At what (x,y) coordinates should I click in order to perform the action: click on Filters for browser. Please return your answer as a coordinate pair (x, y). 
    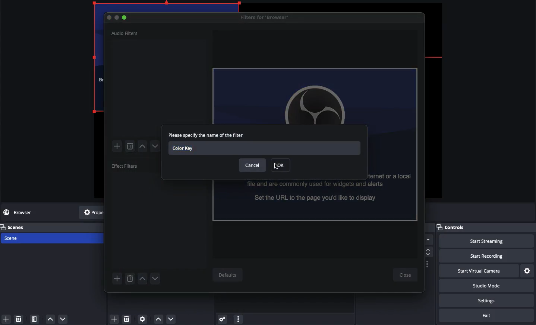
    Looking at the image, I should click on (267, 17).